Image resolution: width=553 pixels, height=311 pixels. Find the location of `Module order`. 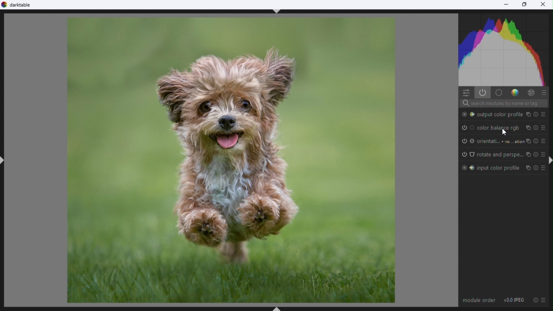

Module order is located at coordinates (480, 300).